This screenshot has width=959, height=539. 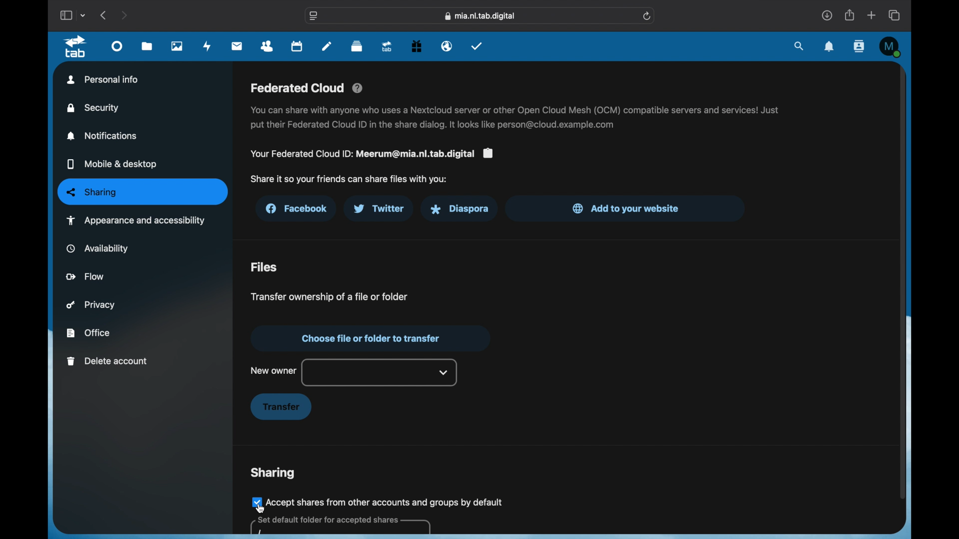 What do you see at coordinates (648, 16) in the screenshot?
I see `refresh` at bounding box center [648, 16].